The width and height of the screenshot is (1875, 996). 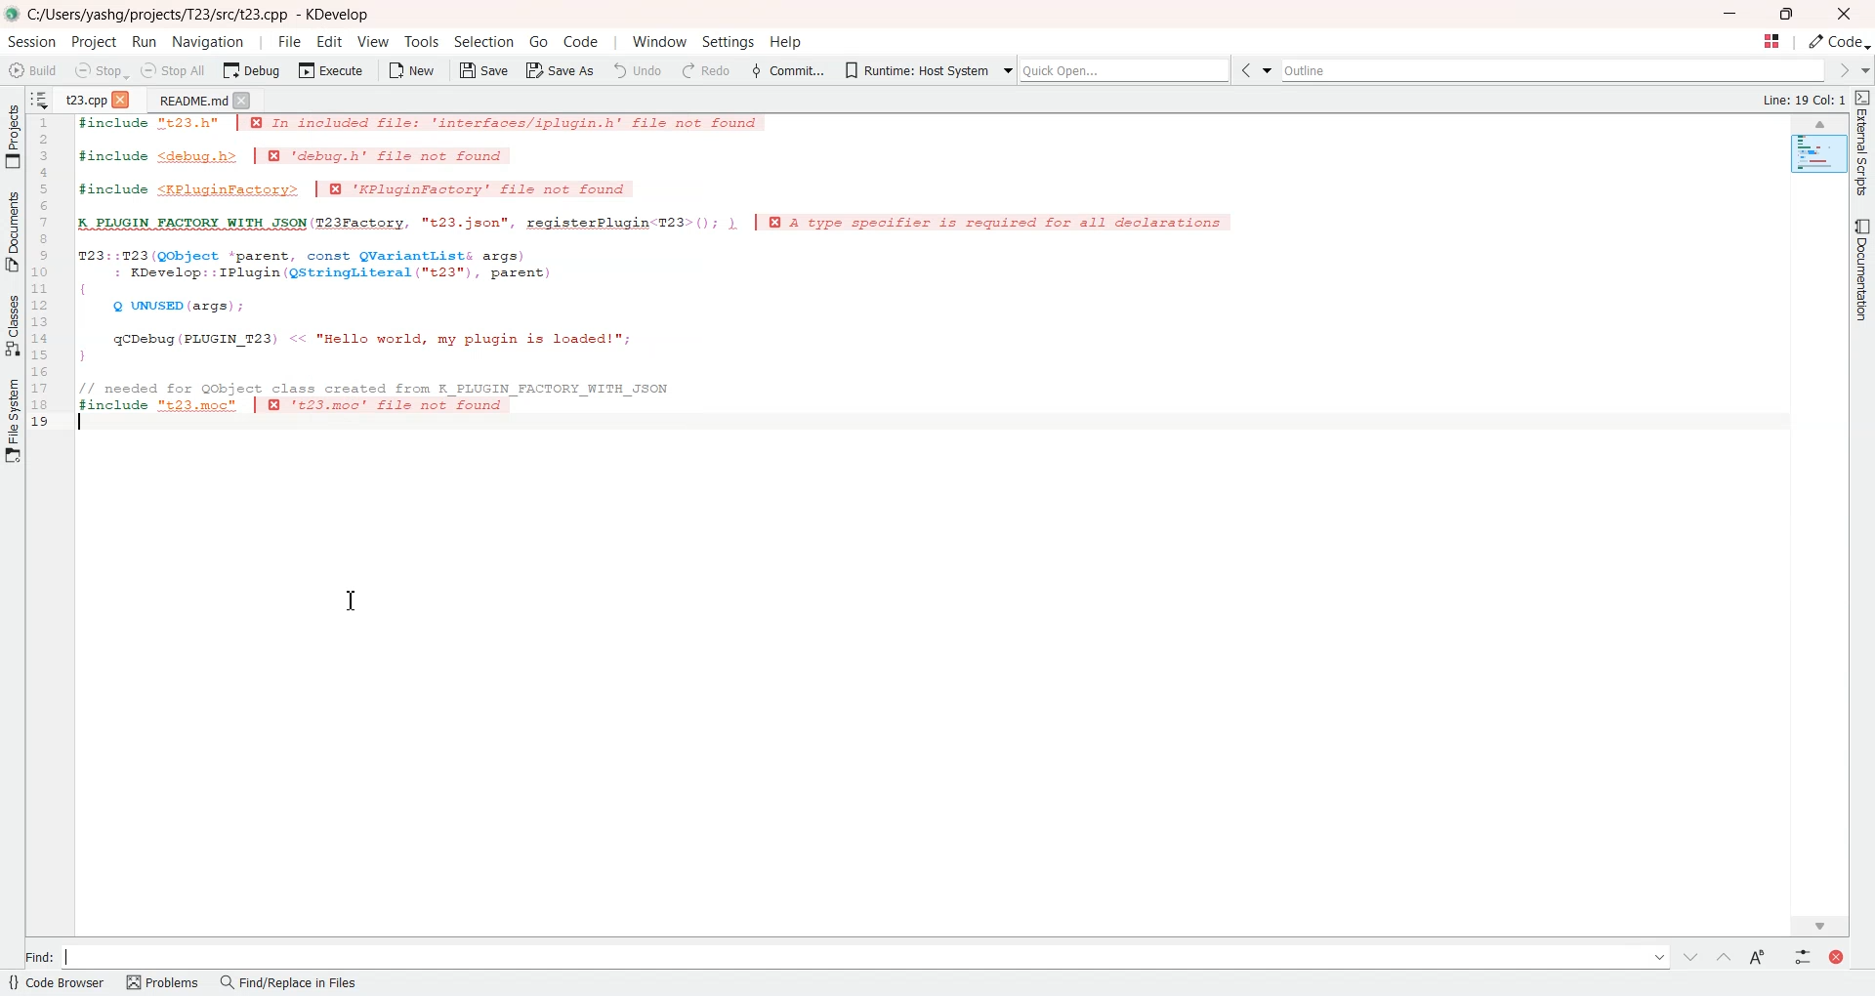 What do you see at coordinates (1840, 42) in the screenshot?
I see `Code` at bounding box center [1840, 42].